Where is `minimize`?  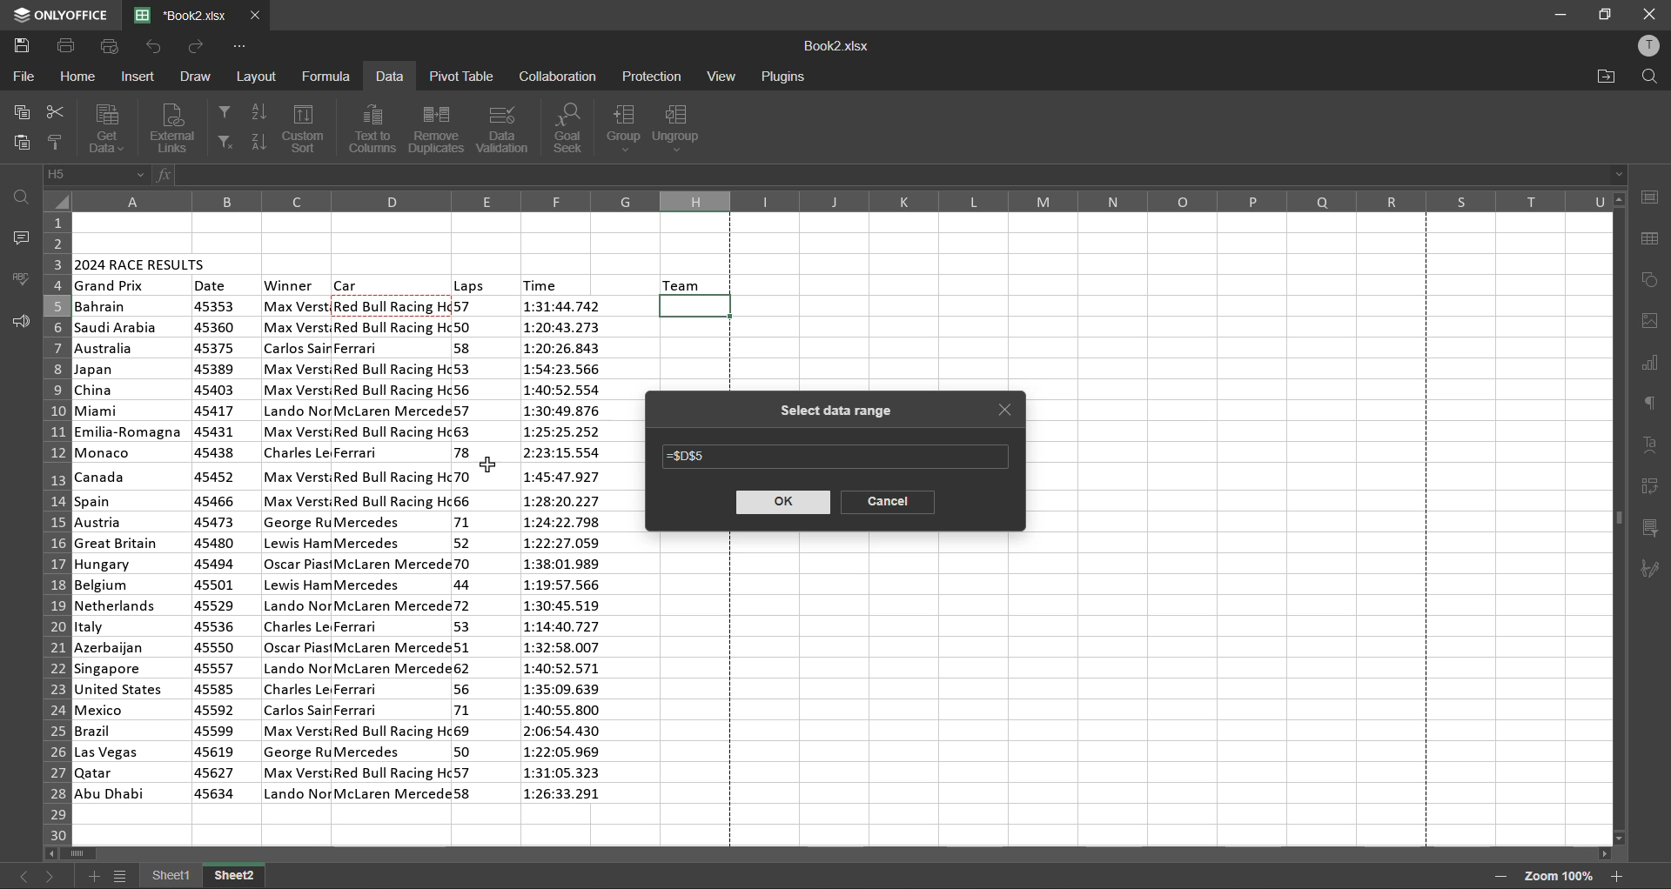
minimize is located at coordinates (1560, 16).